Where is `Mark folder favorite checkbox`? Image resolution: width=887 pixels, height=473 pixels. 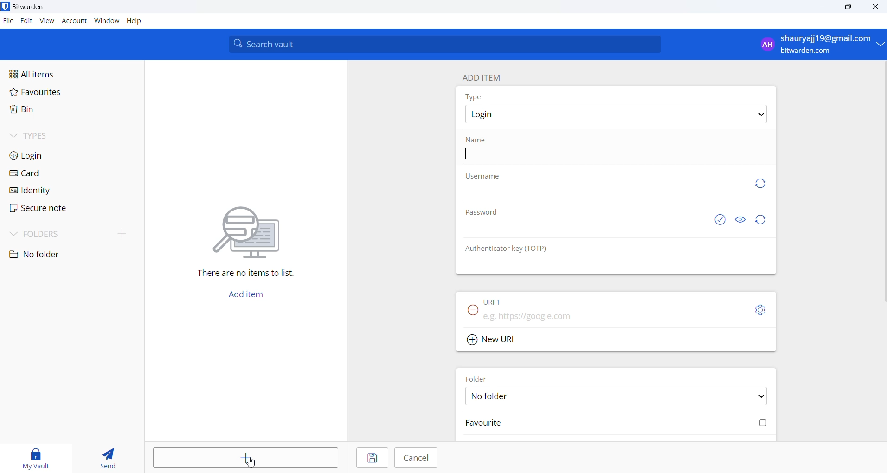 Mark folder favorite checkbox is located at coordinates (615, 424).